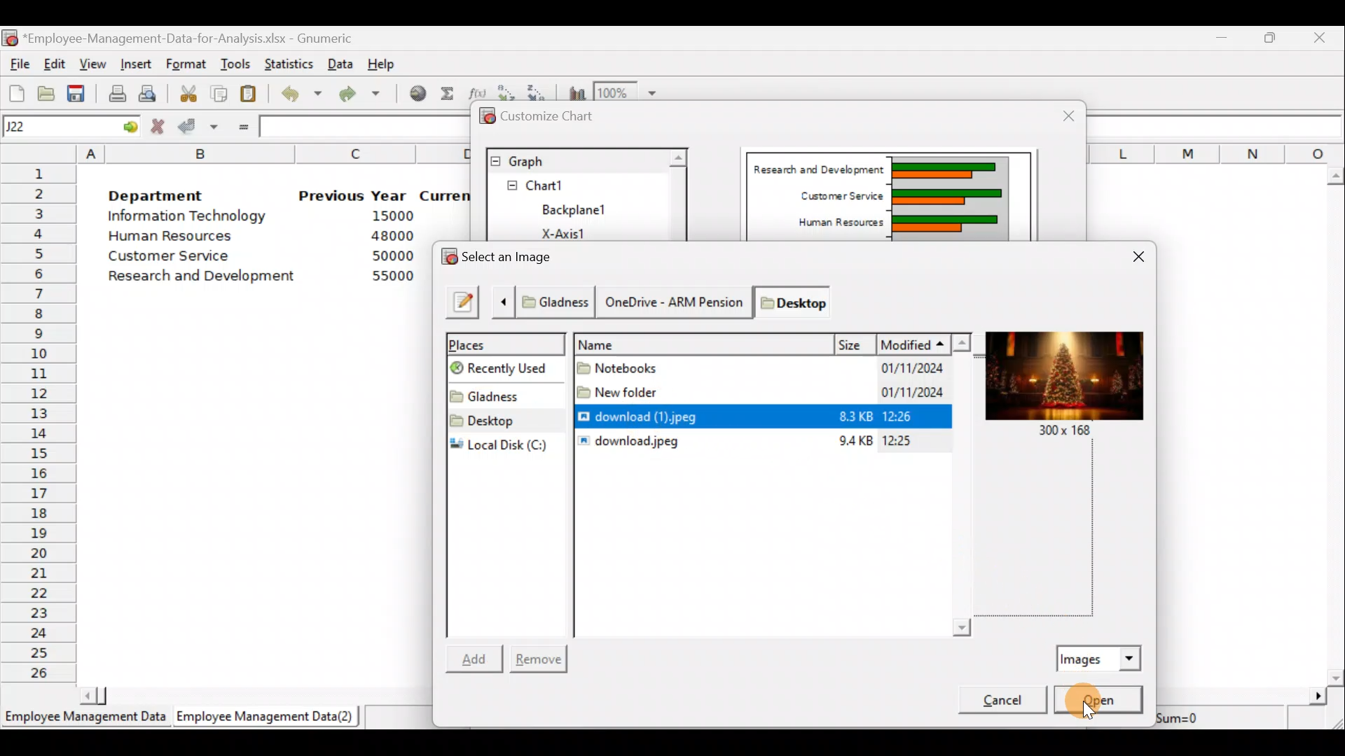  Describe the element at coordinates (167, 196) in the screenshot. I see `Department` at that location.